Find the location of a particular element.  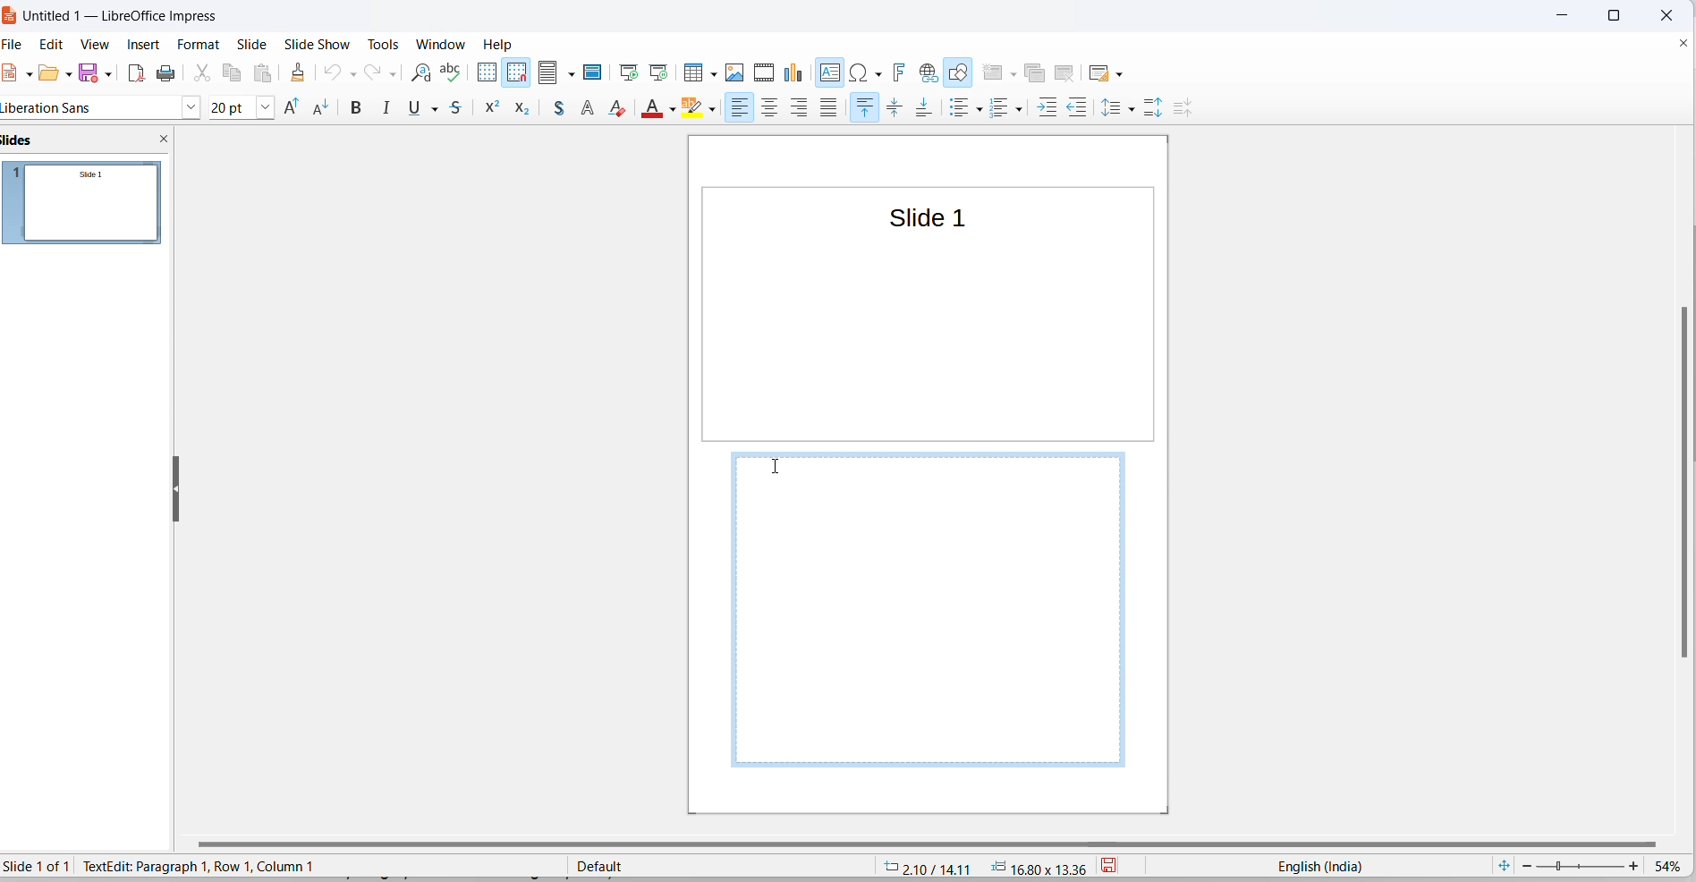

decrease zoom is located at coordinates (1525, 865).